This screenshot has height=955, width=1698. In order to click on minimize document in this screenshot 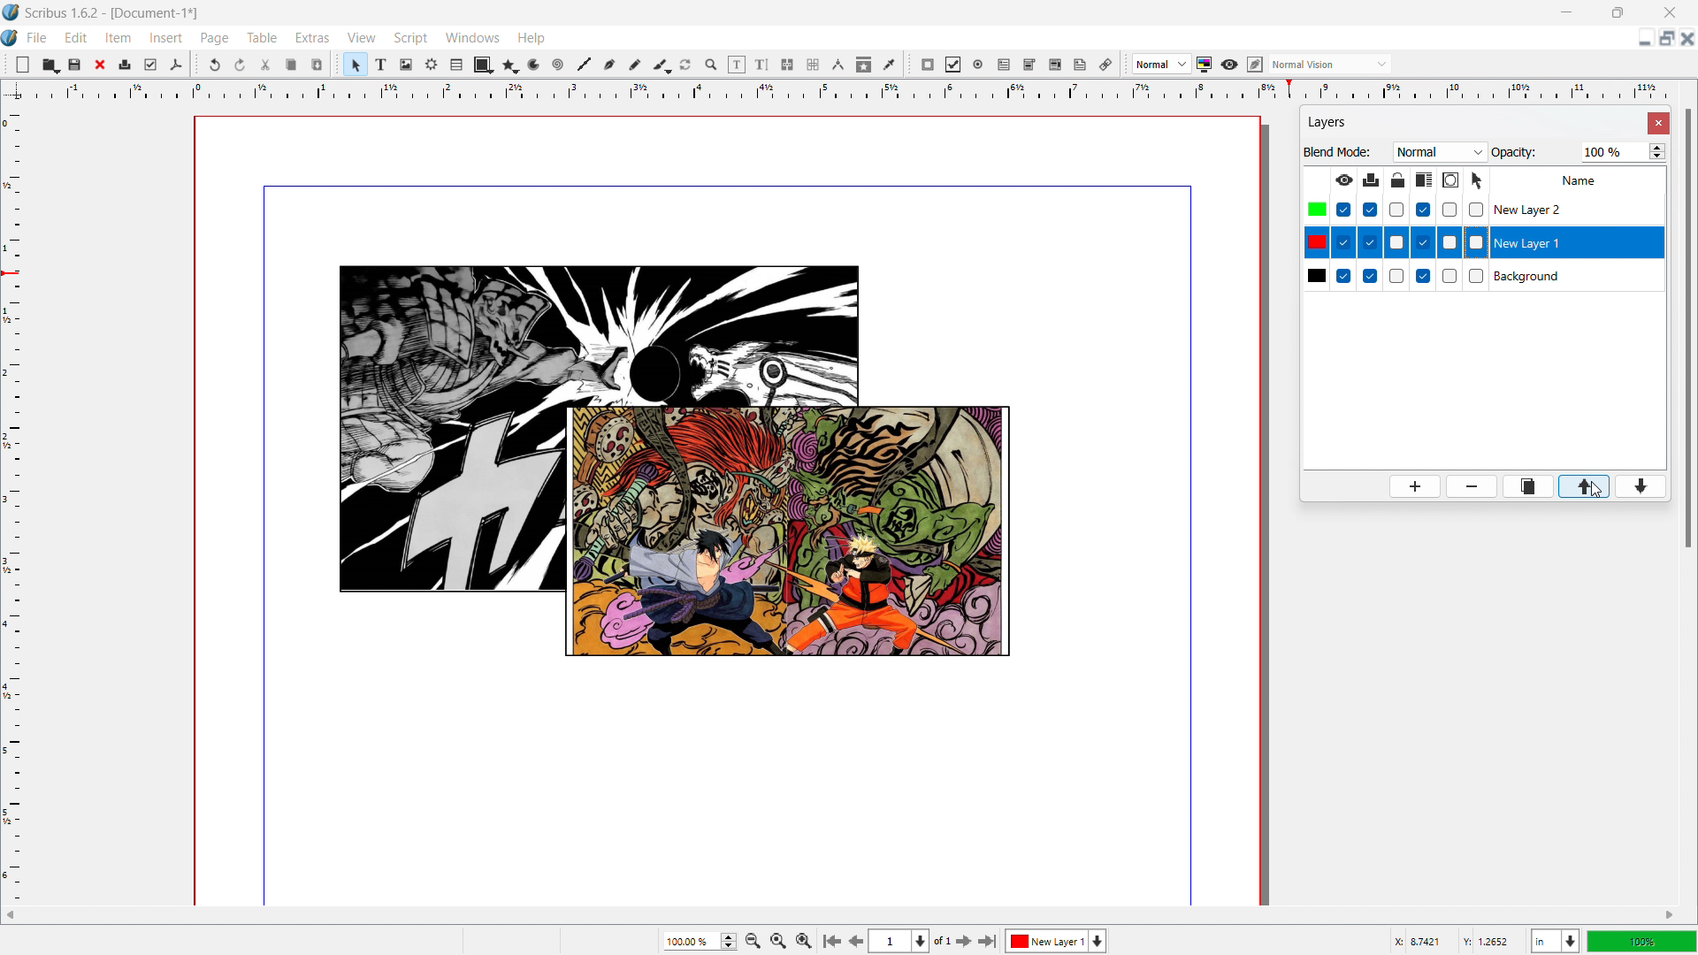, I will do `click(1641, 38)`.